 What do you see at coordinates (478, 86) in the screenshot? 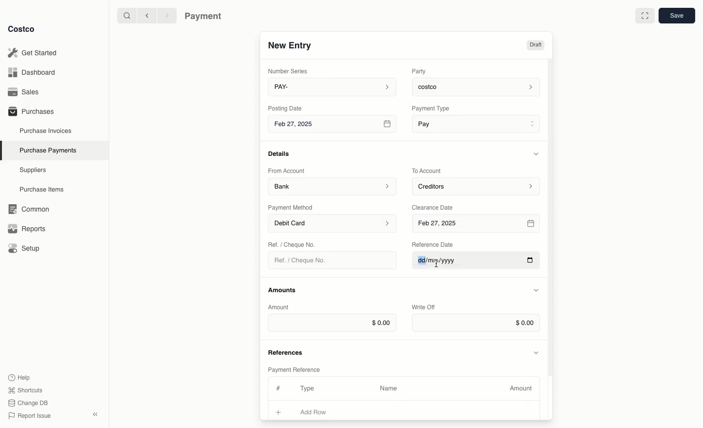
I see `costco` at bounding box center [478, 86].